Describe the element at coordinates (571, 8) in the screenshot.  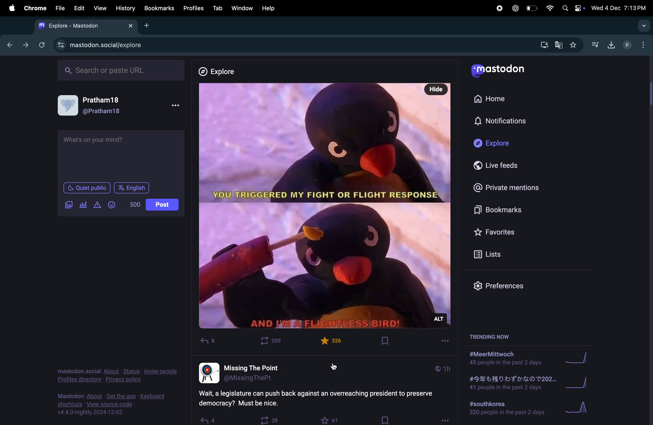
I see `apple widgets` at that location.